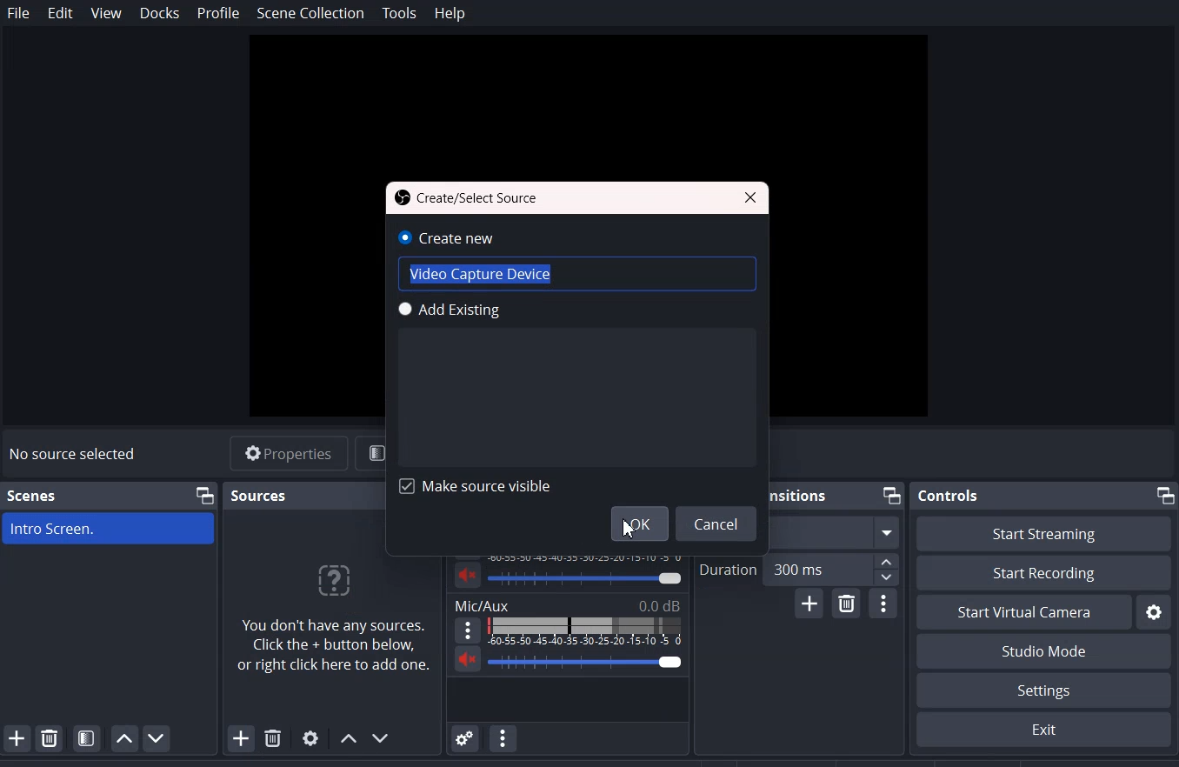 This screenshot has width=1179, height=767. Describe the element at coordinates (469, 661) in the screenshot. I see `Mute` at that location.